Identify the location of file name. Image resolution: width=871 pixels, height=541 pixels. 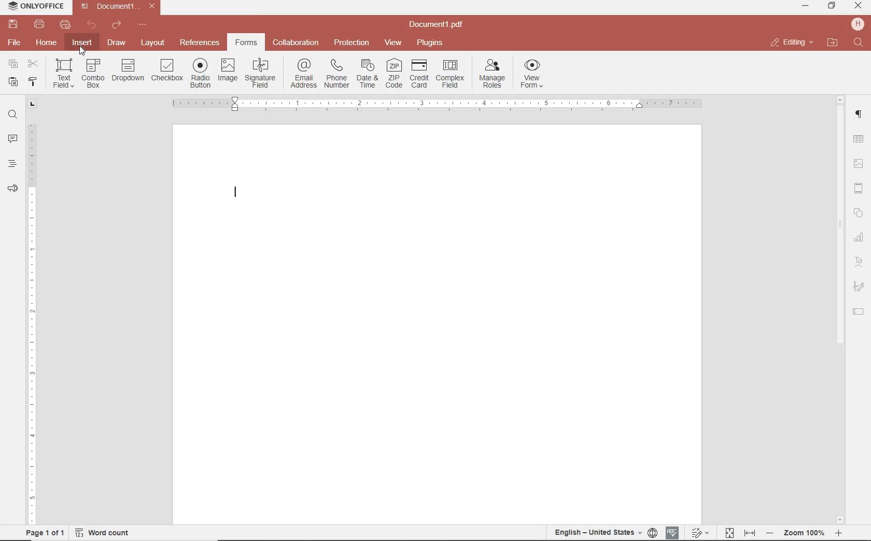
(120, 6).